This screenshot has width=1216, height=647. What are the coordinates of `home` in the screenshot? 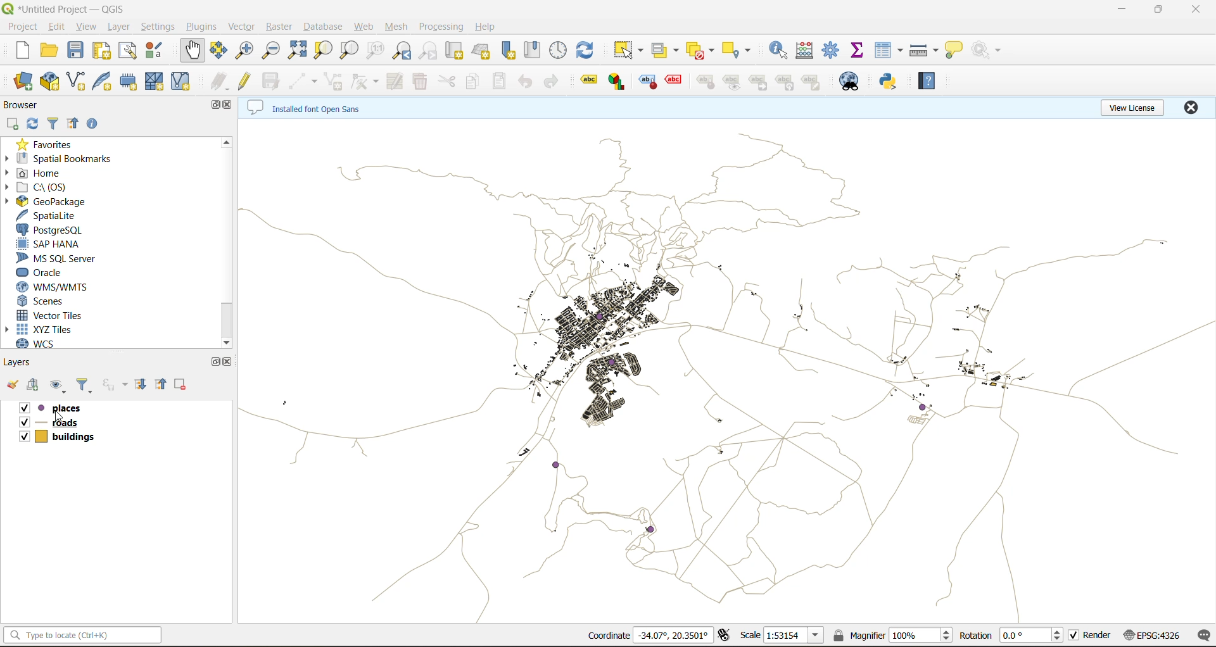 It's located at (49, 173).